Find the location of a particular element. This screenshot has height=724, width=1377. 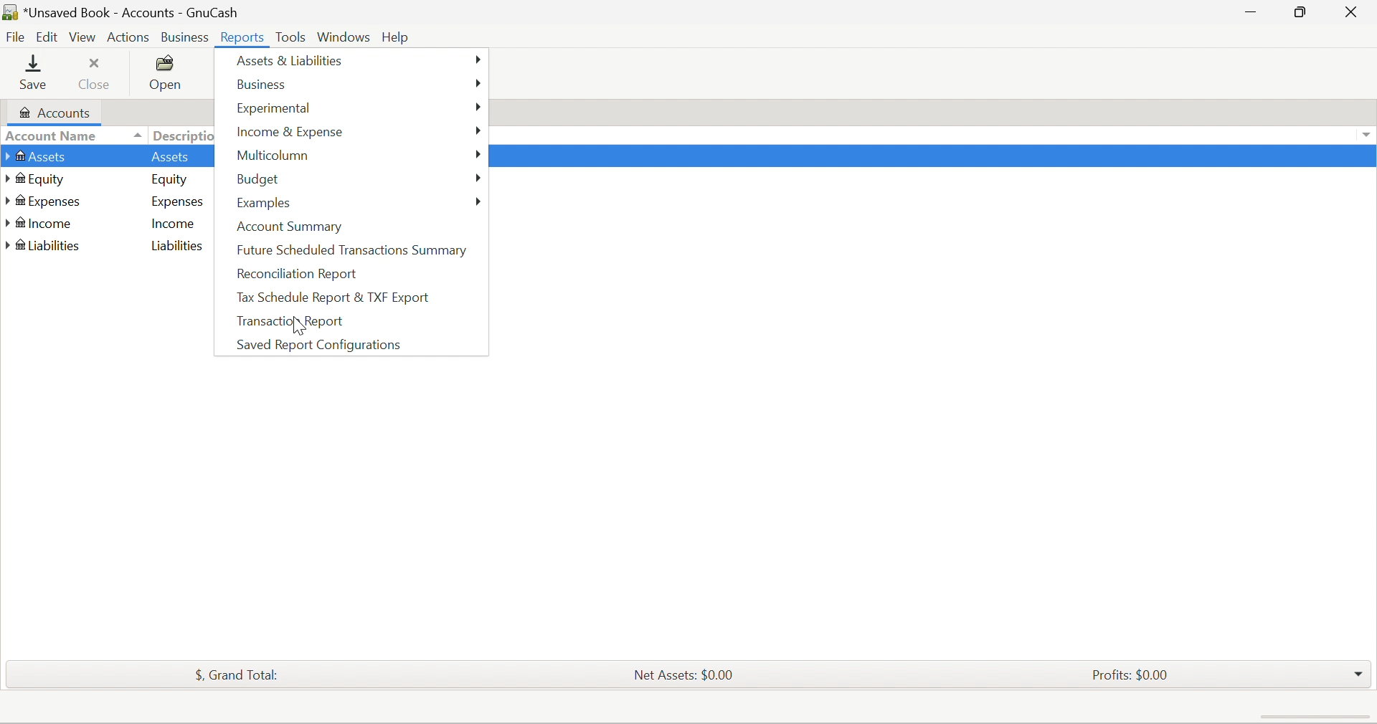

Assets & Liabilities is located at coordinates (289, 62).